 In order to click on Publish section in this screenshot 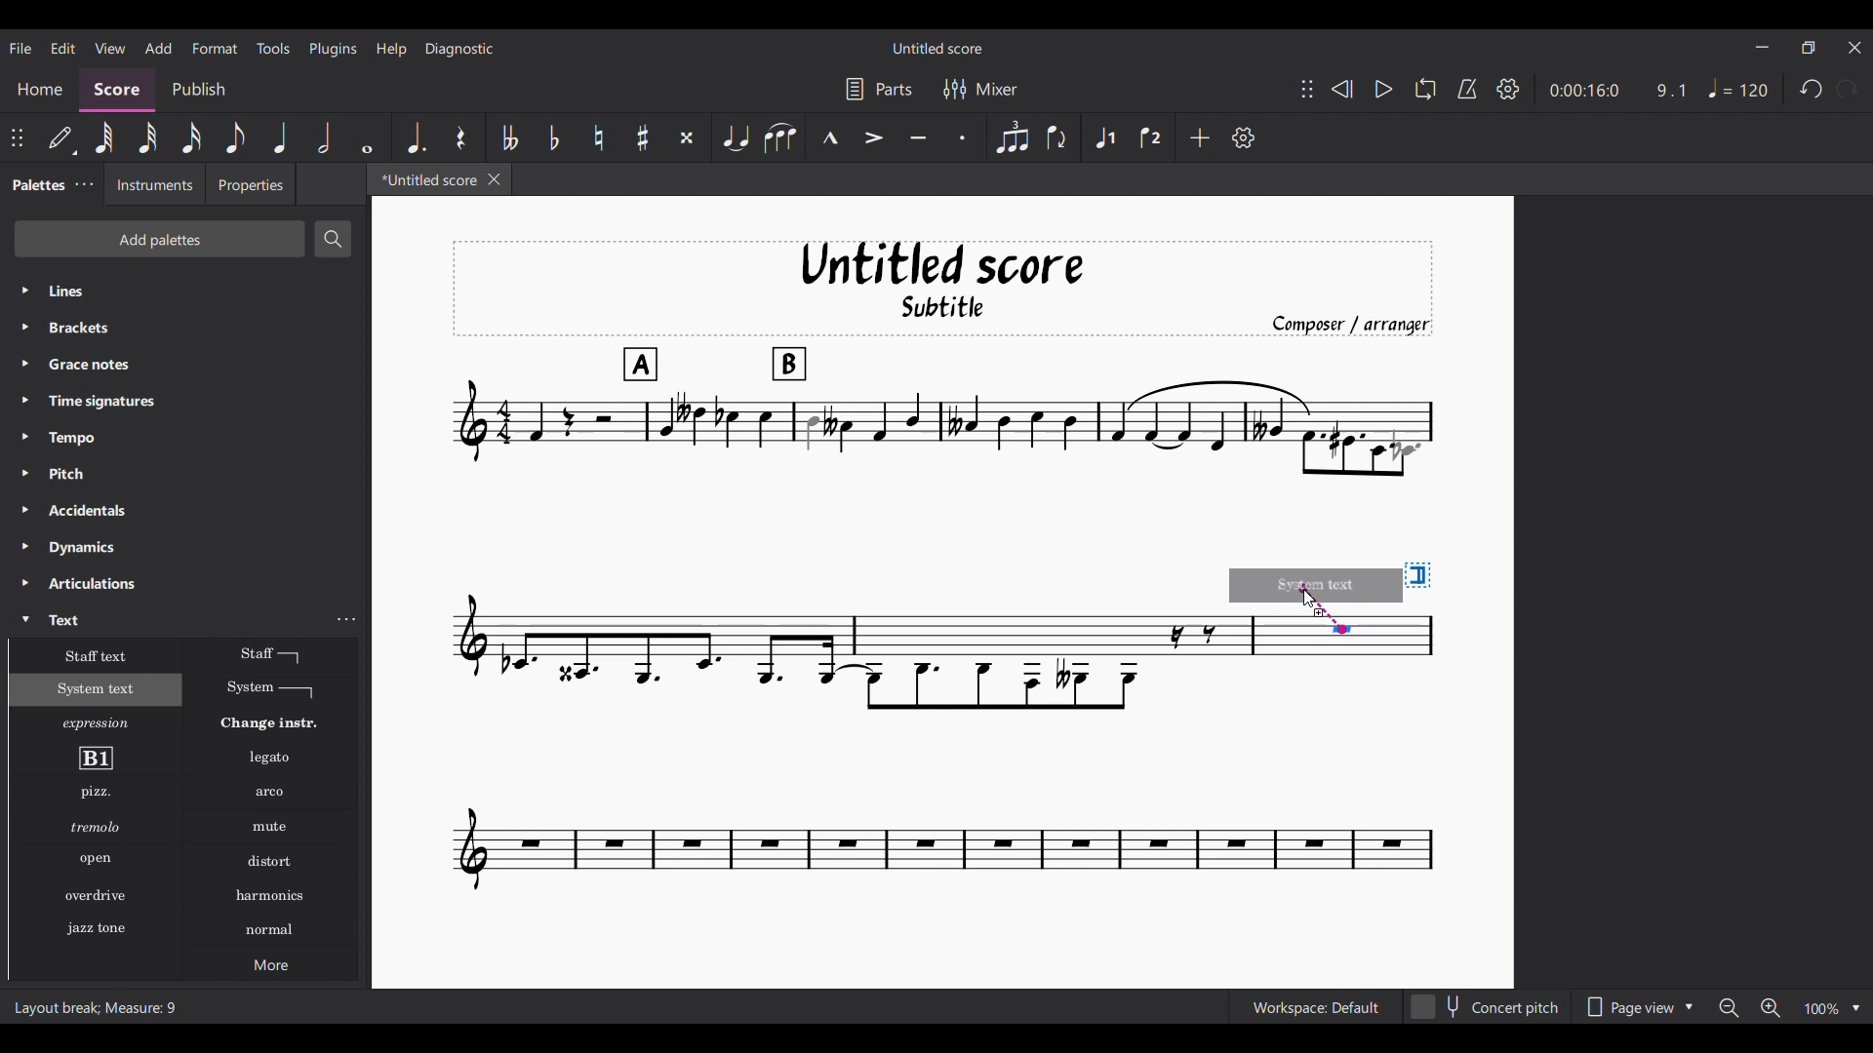, I will do `click(198, 90)`.